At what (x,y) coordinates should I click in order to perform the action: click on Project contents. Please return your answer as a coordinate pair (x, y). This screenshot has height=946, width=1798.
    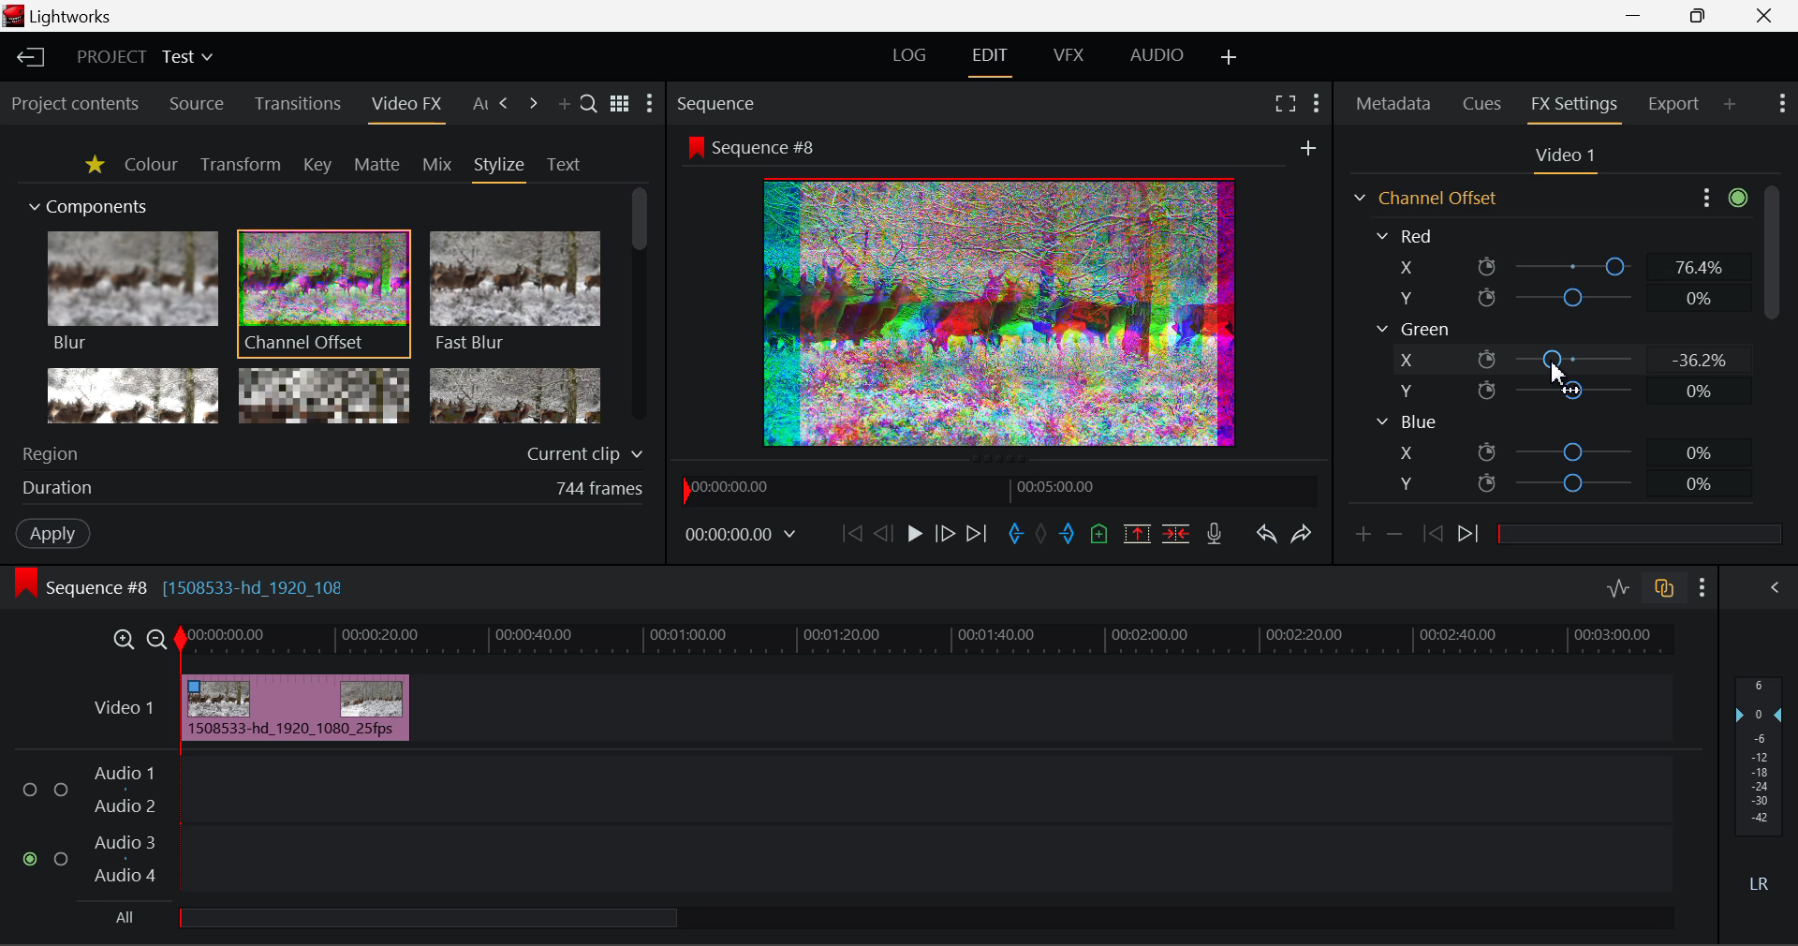
    Looking at the image, I should click on (74, 105).